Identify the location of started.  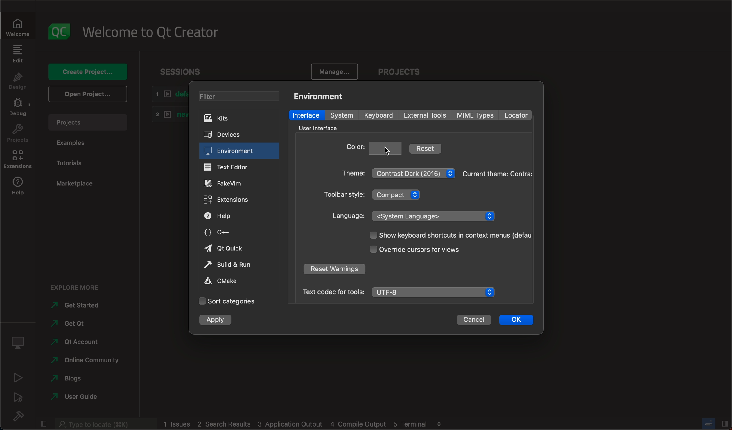
(79, 305).